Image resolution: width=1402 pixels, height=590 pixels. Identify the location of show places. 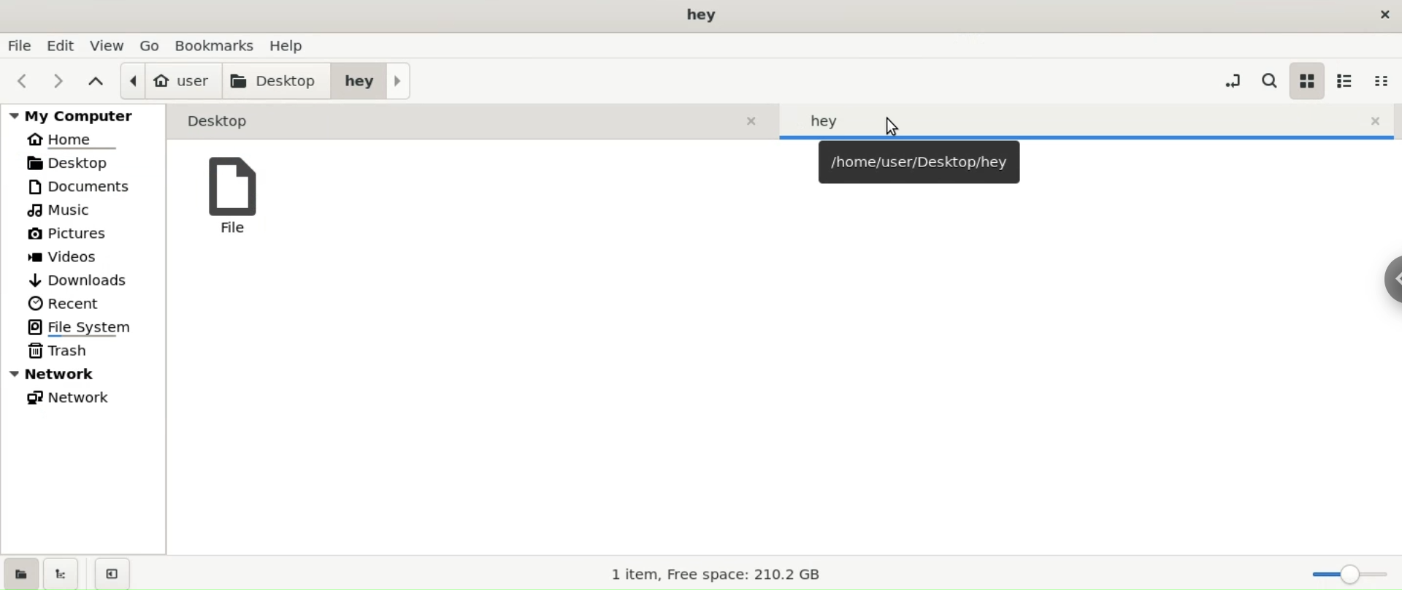
(23, 572).